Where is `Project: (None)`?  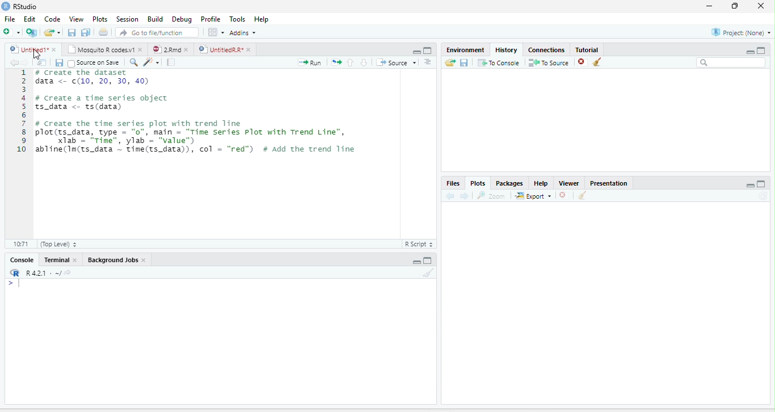 Project: (None) is located at coordinates (740, 32).